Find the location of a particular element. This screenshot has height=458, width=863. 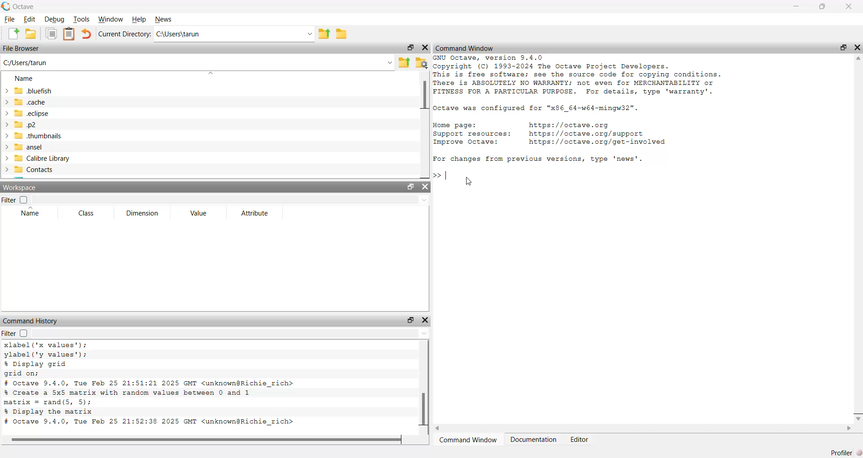

scroll bar is located at coordinates (203, 440).